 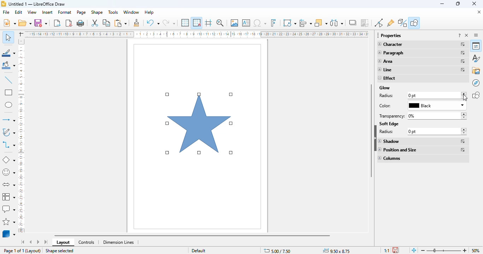 What do you see at coordinates (9, 23) in the screenshot?
I see `new` at bounding box center [9, 23].